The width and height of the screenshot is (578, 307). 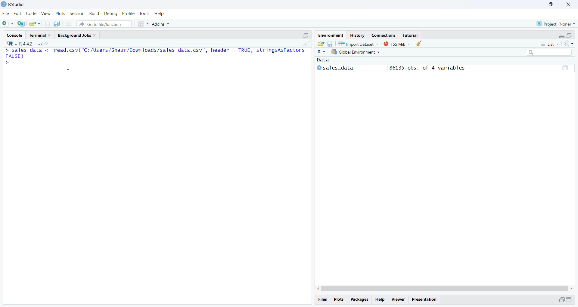 I want to click on Project (Name), so click(x=556, y=24).